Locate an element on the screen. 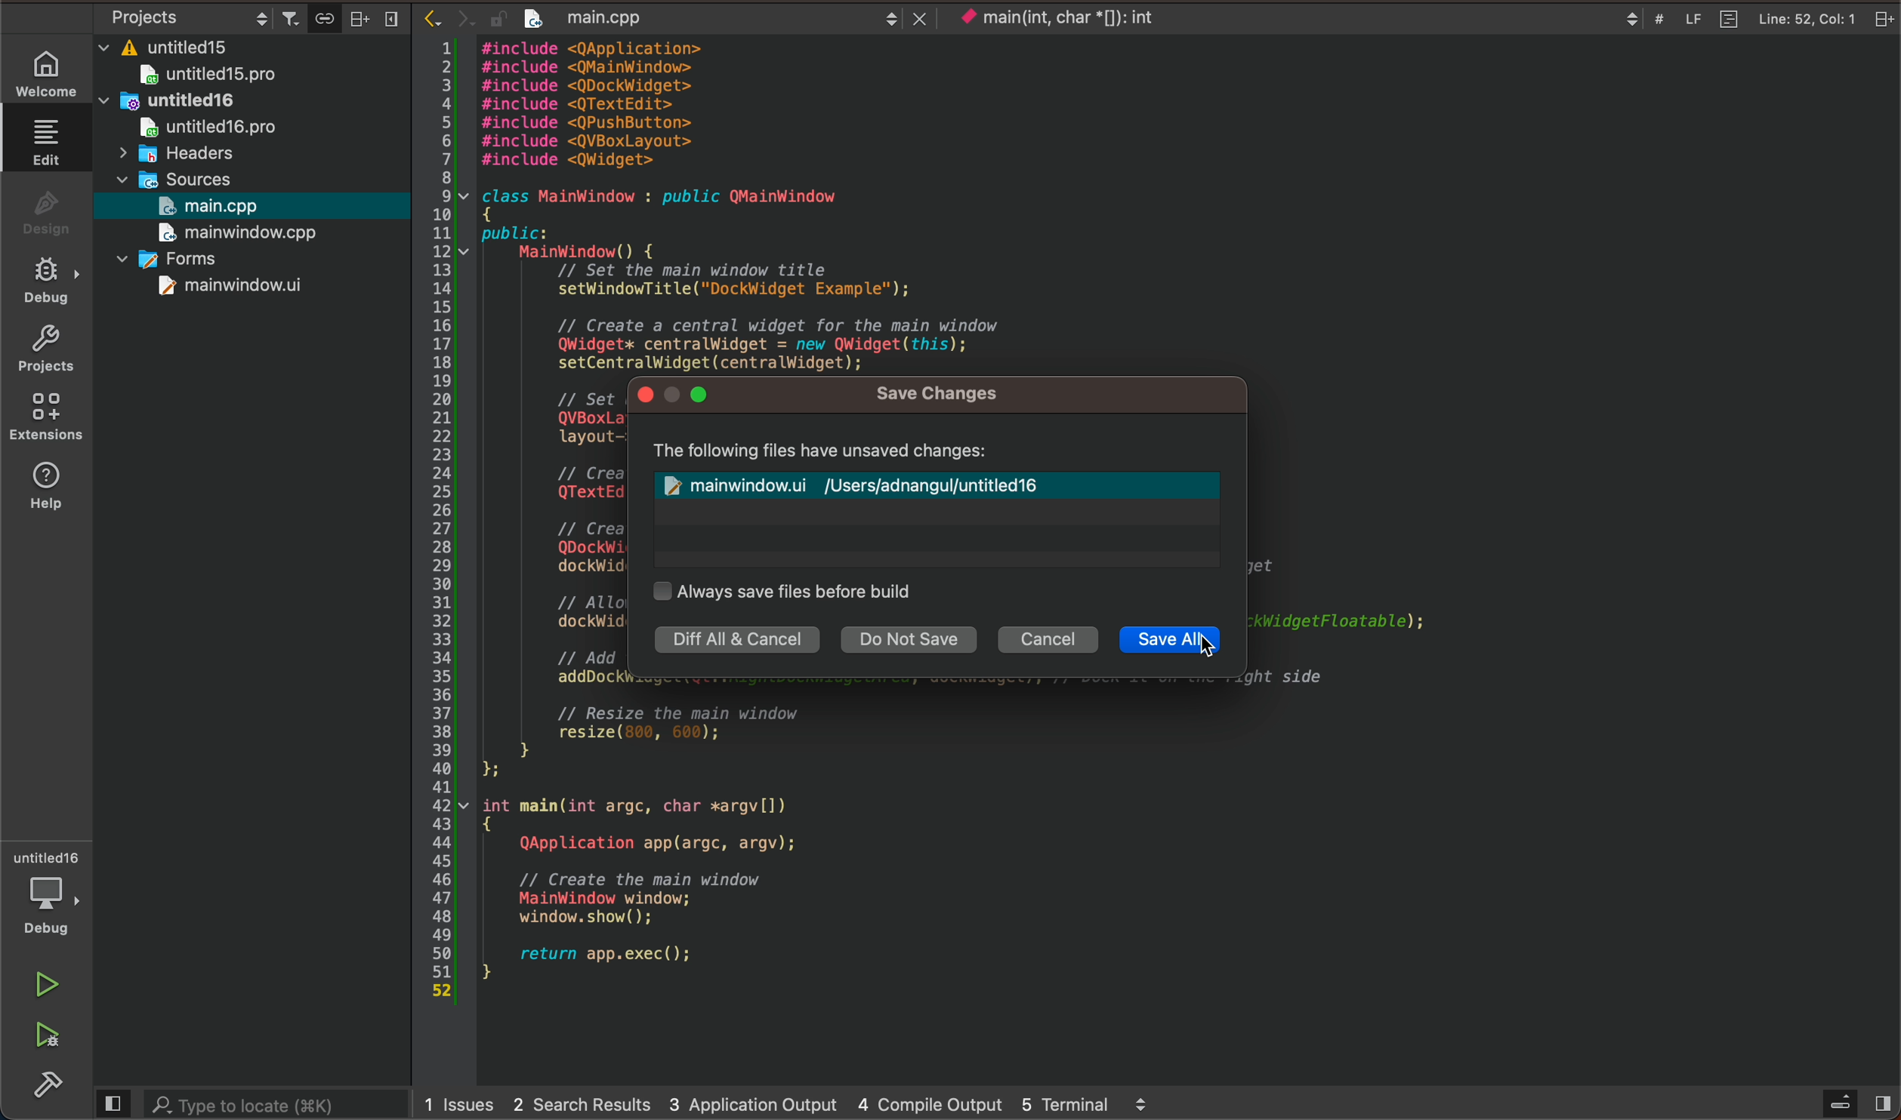  arrows is located at coordinates (454, 16).